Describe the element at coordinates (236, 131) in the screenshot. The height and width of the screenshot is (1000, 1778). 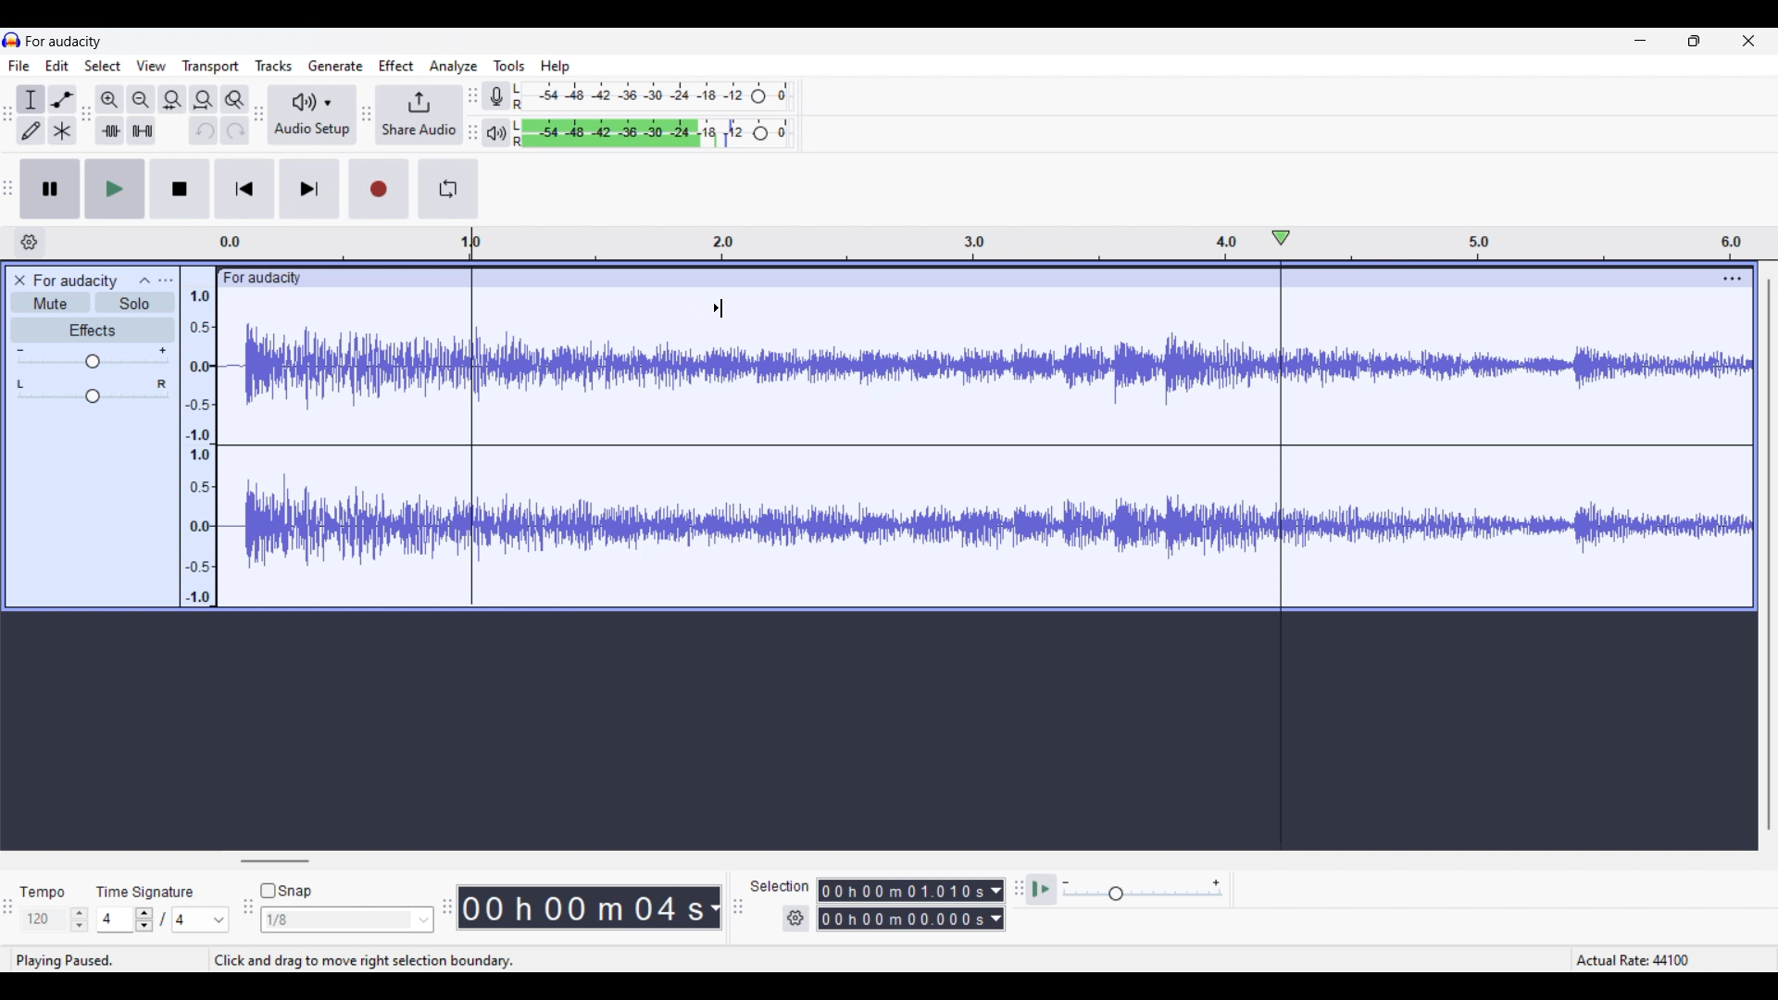
I see `Redo` at that location.